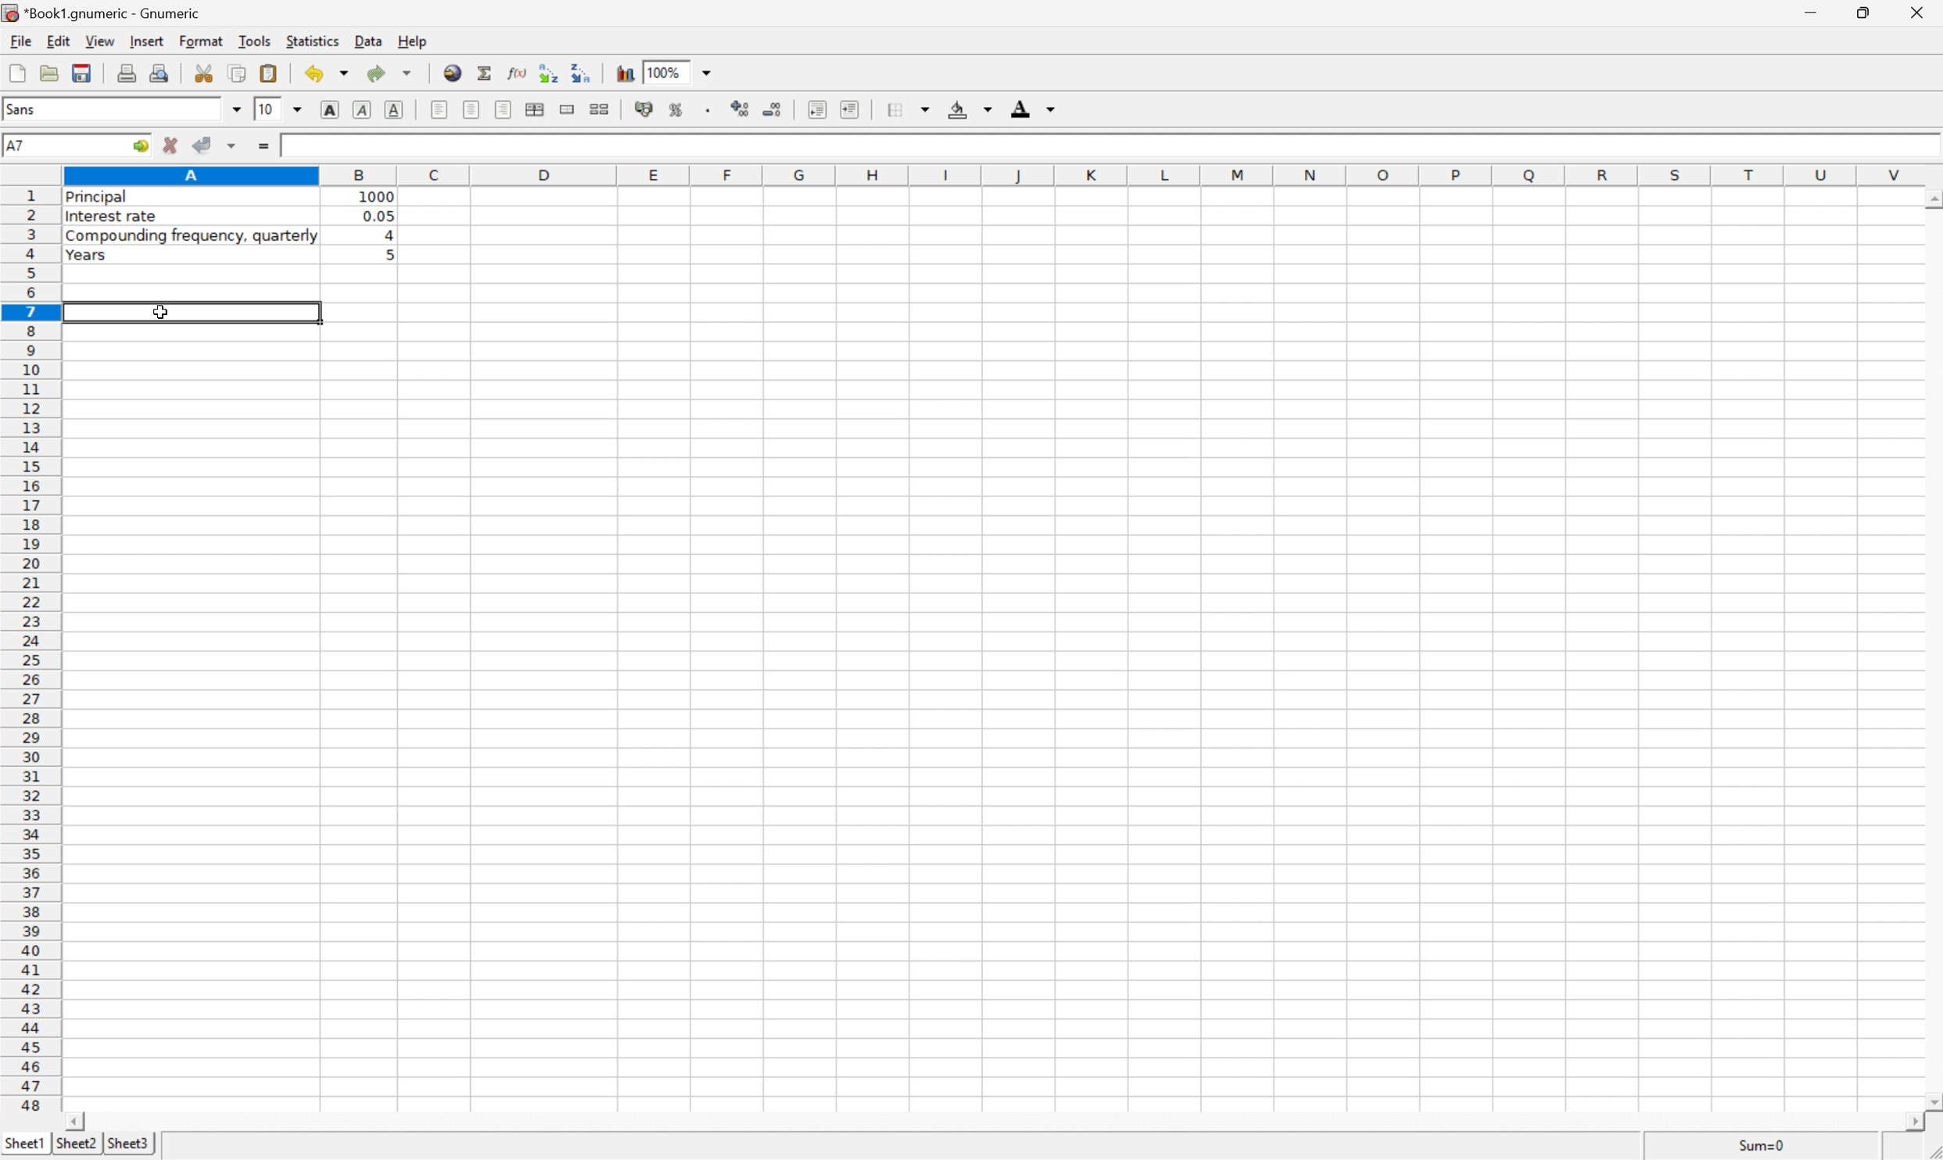 The height and width of the screenshot is (1160, 1943). Describe the element at coordinates (328, 108) in the screenshot. I see `bold` at that location.